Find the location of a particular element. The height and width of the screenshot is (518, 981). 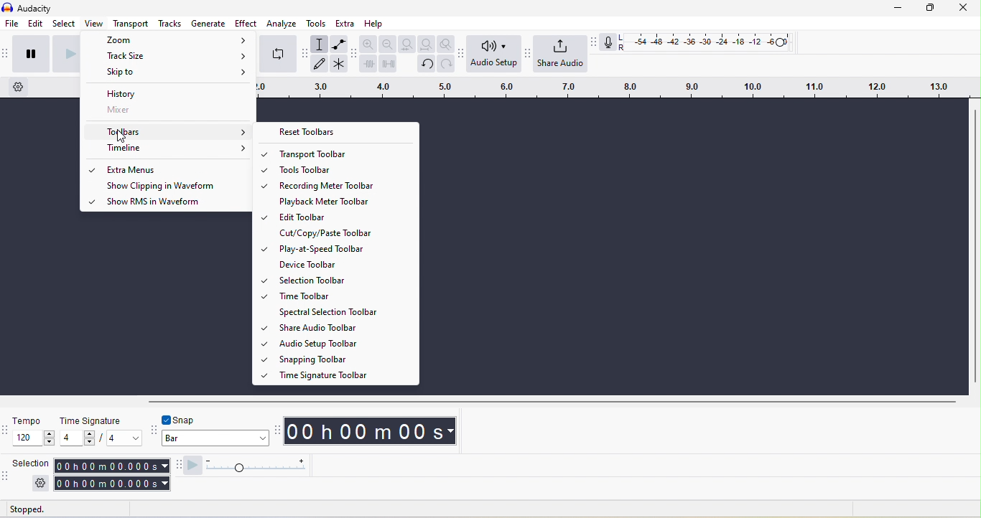

audio setup is located at coordinates (494, 53).